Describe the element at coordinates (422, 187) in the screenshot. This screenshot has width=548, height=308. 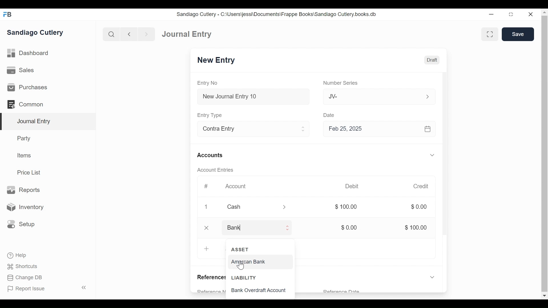
I see `Credit` at that location.